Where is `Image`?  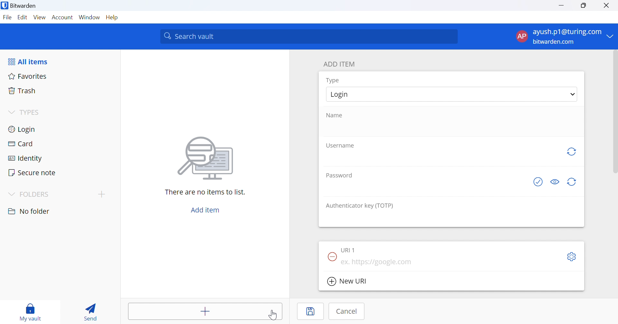 Image is located at coordinates (206, 158).